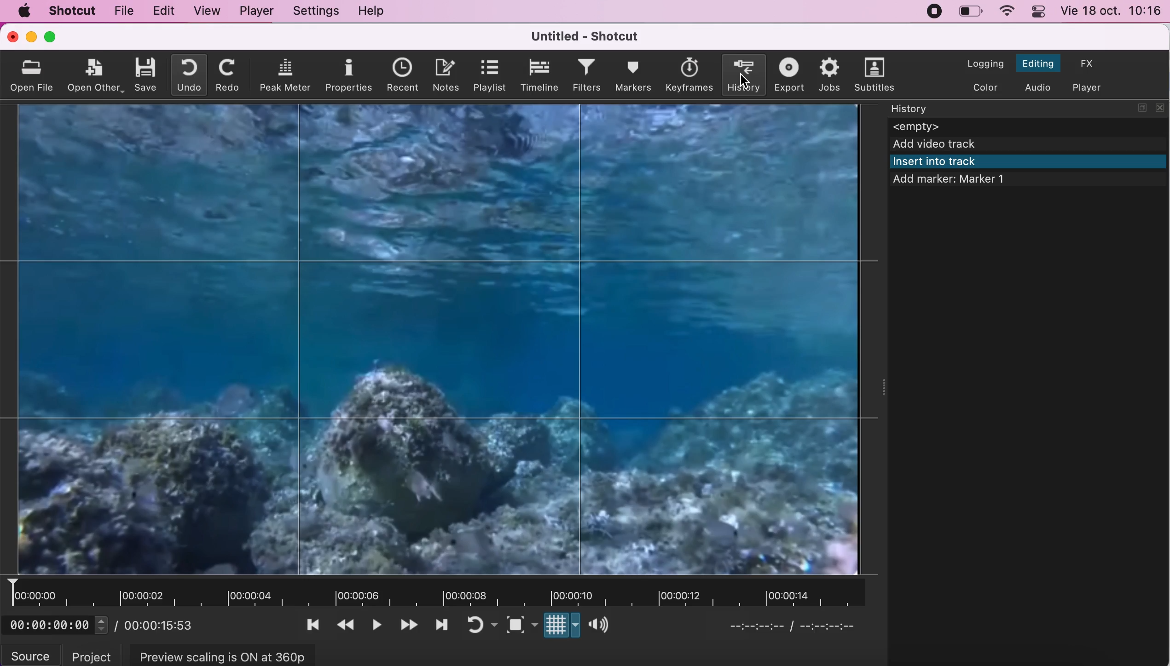 This screenshot has width=1170, height=666. Describe the element at coordinates (1006, 108) in the screenshot. I see `history panel` at that location.